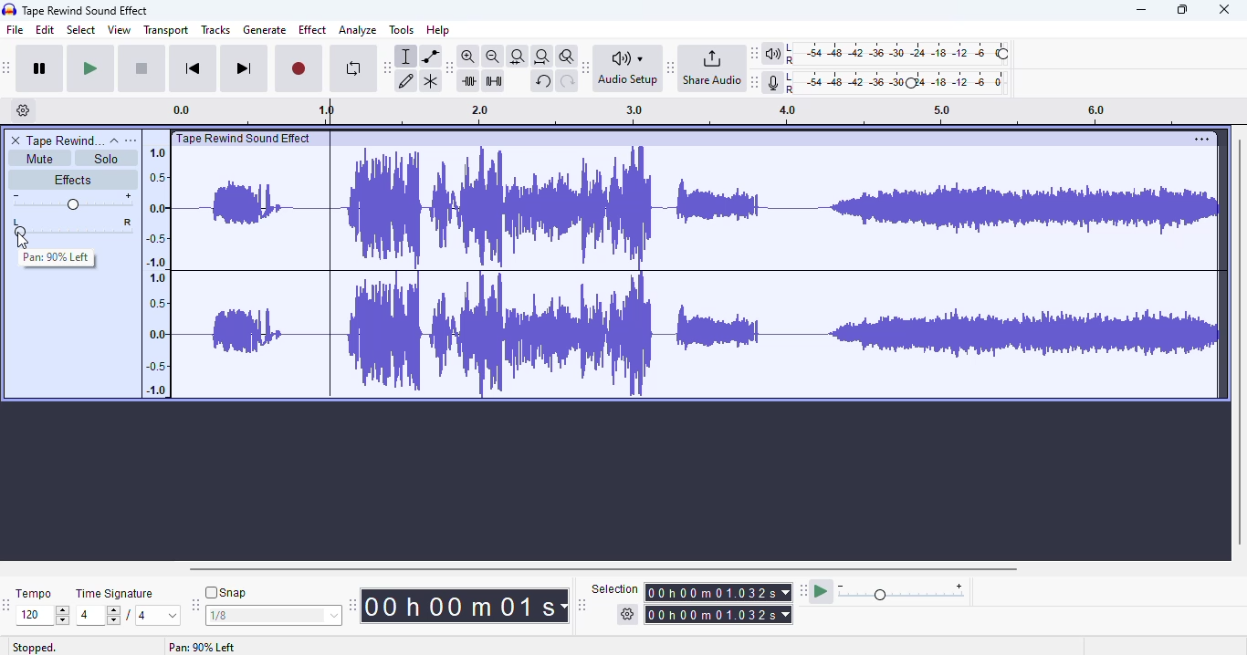 This screenshot has height=655, width=1247. Describe the element at coordinates (33, 112) in the screenshot. I see `settings` at that location.